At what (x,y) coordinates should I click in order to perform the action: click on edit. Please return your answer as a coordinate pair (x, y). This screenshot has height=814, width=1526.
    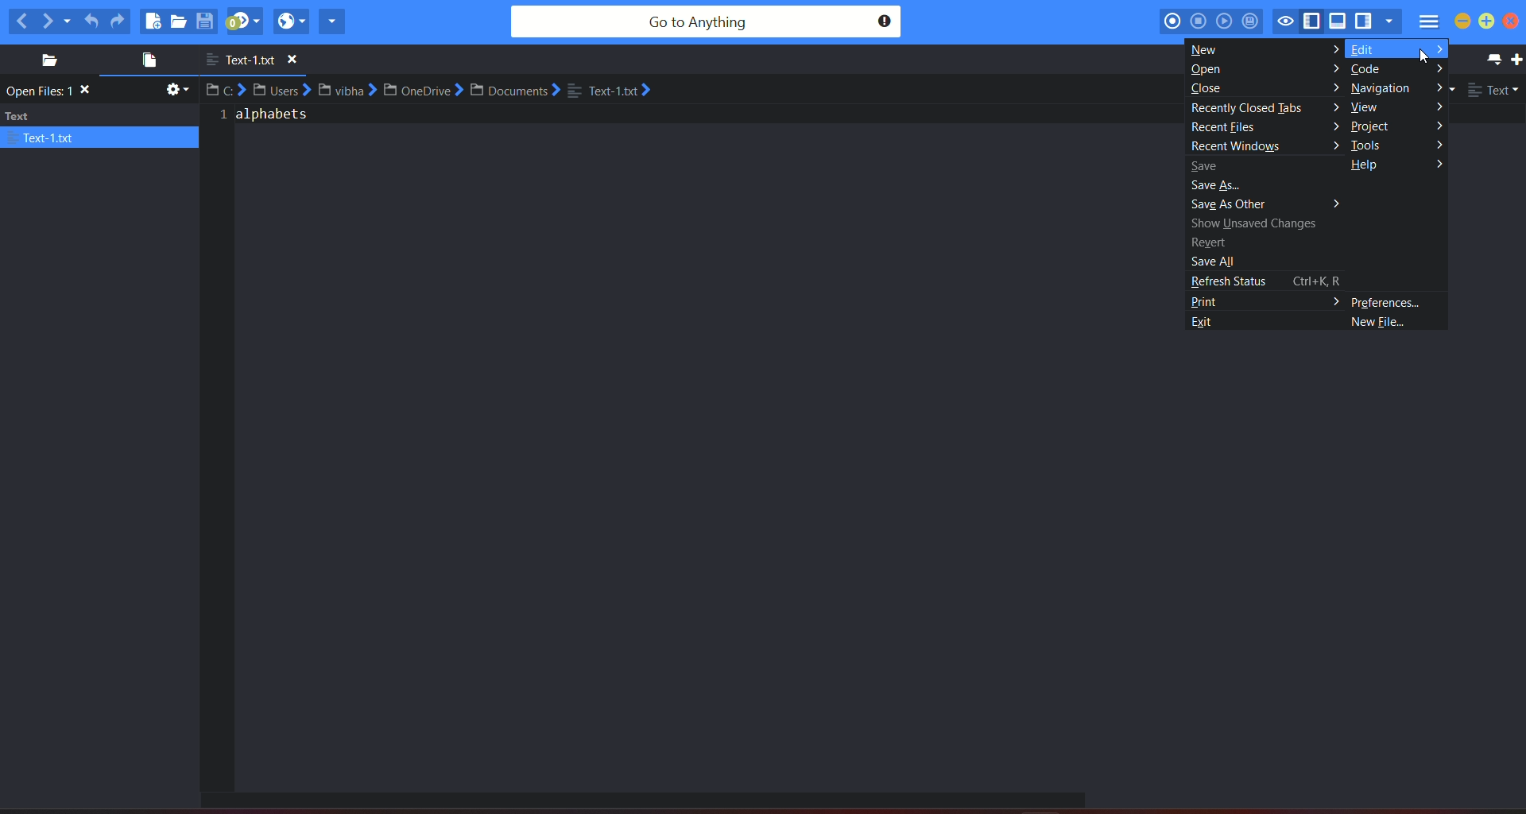
    Looking at the image, I should click on (1369, 48).